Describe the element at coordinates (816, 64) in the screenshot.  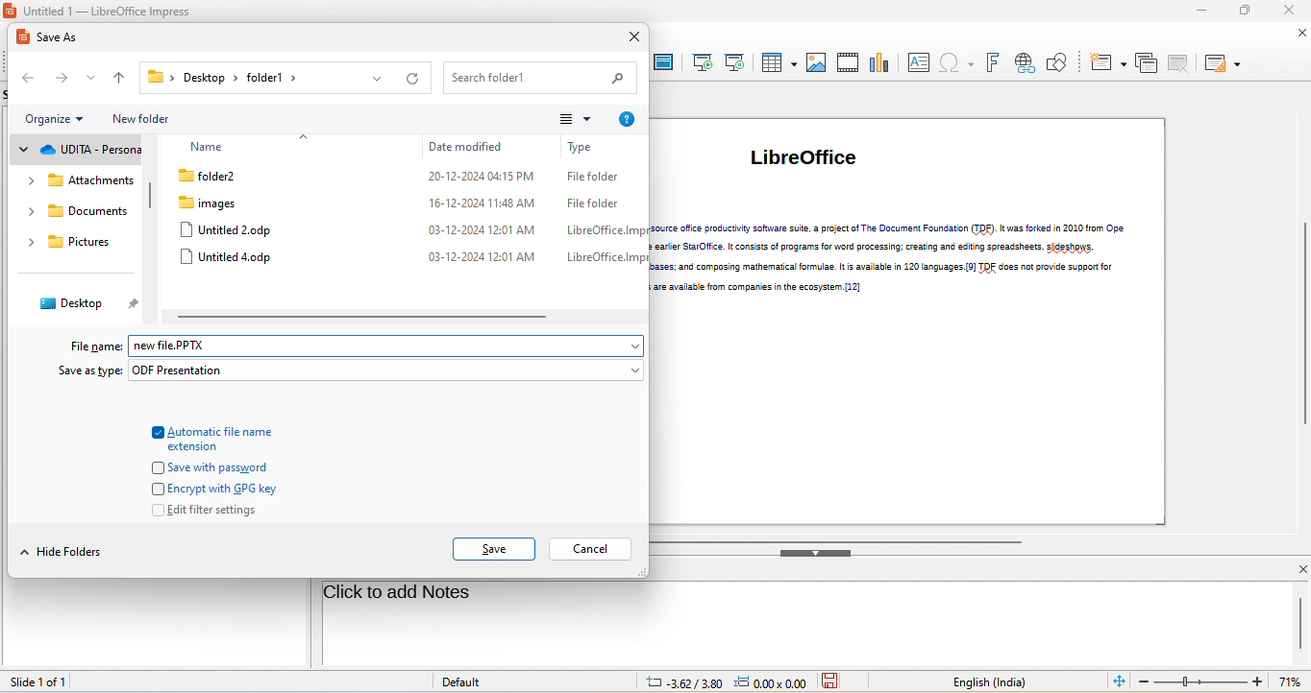
I see `image` at that location.